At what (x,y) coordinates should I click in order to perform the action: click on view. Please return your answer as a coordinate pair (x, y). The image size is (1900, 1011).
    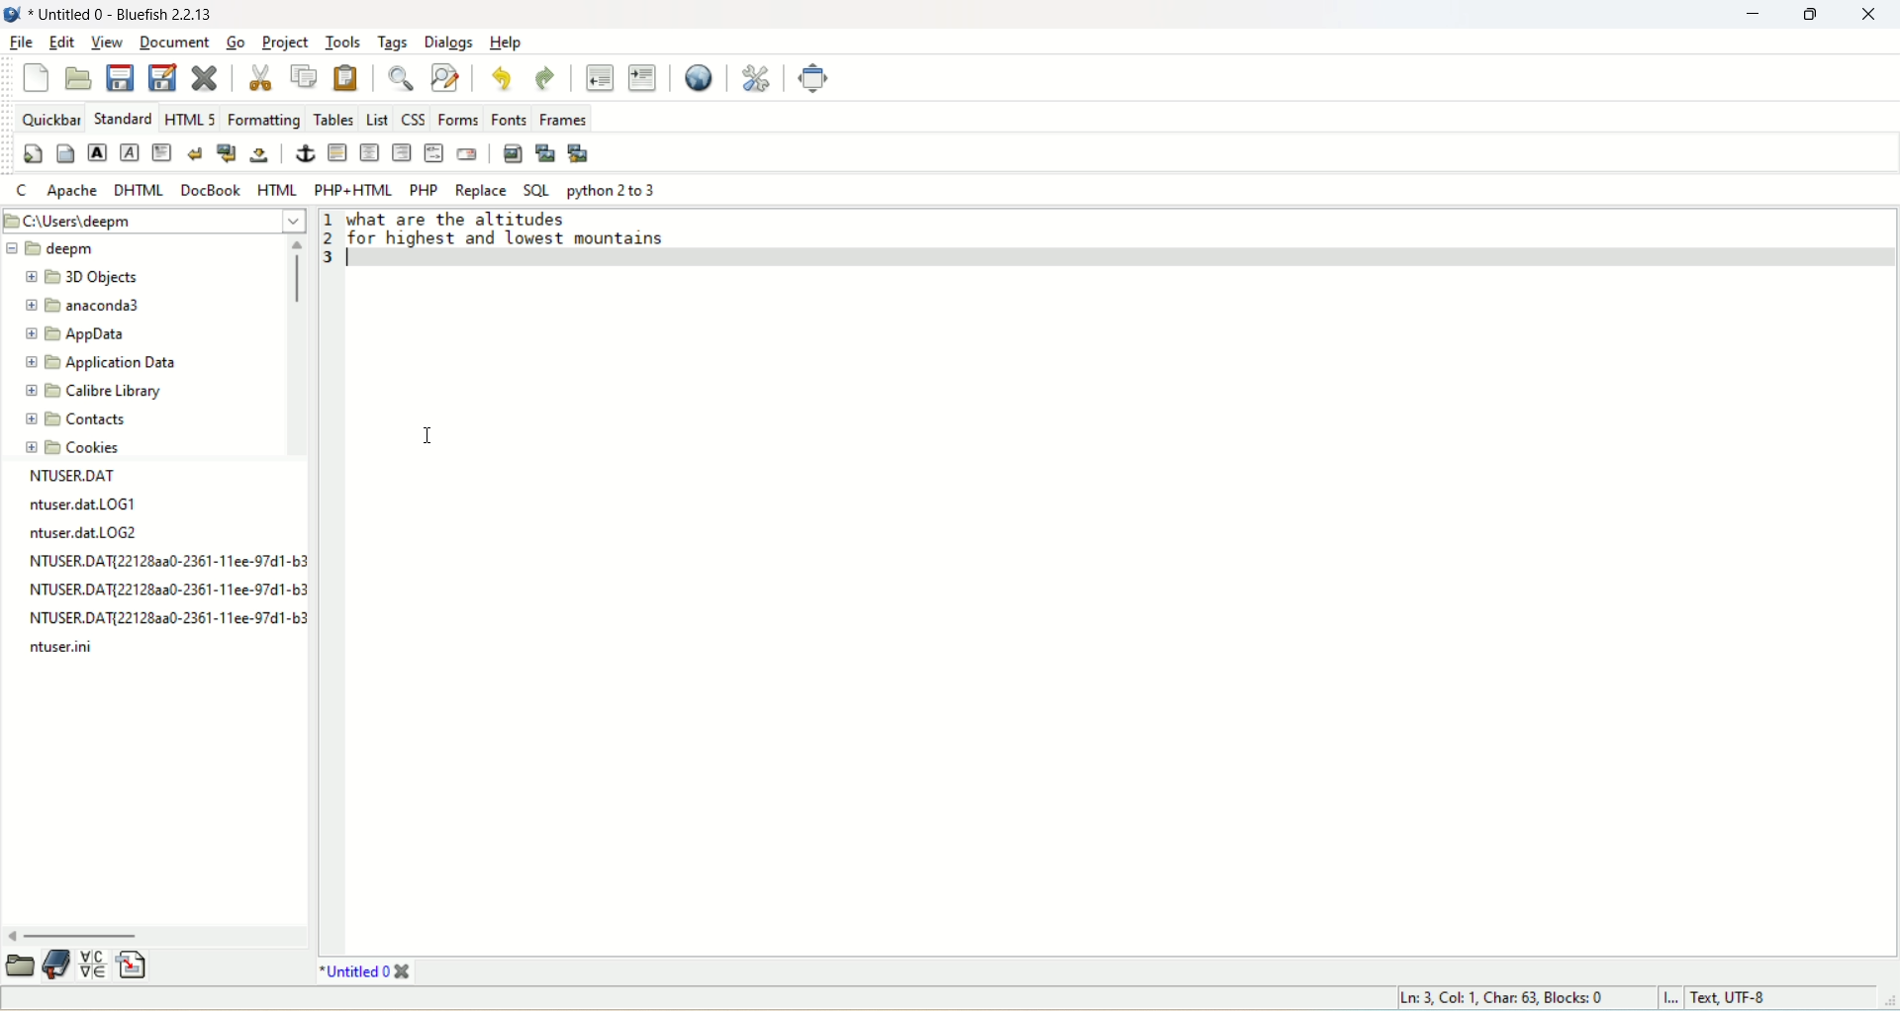
    Looking at the image, I should click on (106, 42).